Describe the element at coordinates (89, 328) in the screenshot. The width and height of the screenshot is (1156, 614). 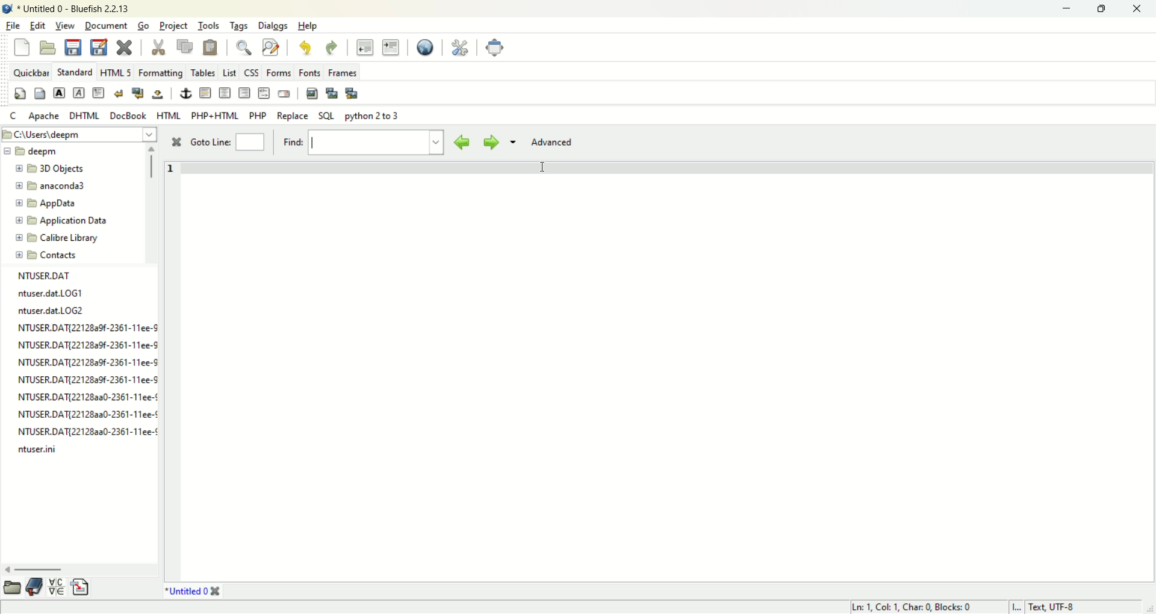
I see `NTUSER.DAT{2212829f-2361-11ee-9` at that location.